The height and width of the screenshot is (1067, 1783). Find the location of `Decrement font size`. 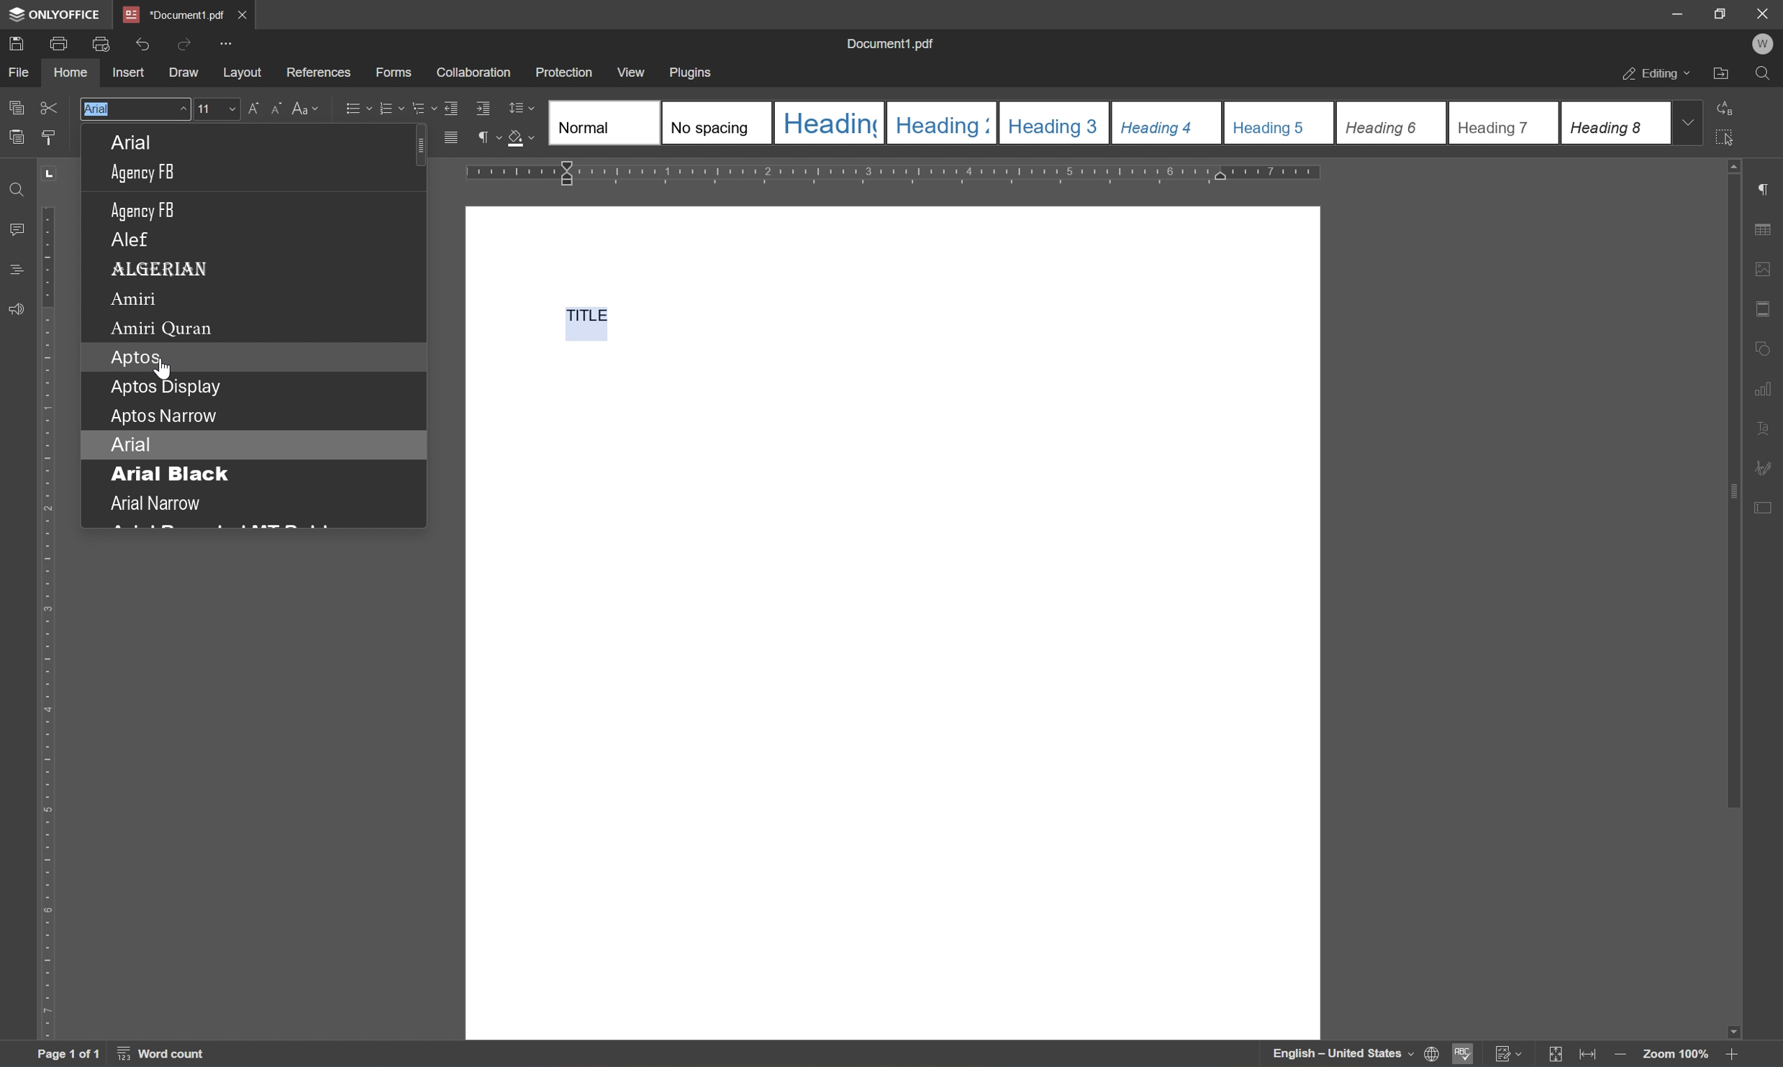

Decrement font size is located at coordinates (276, 109).